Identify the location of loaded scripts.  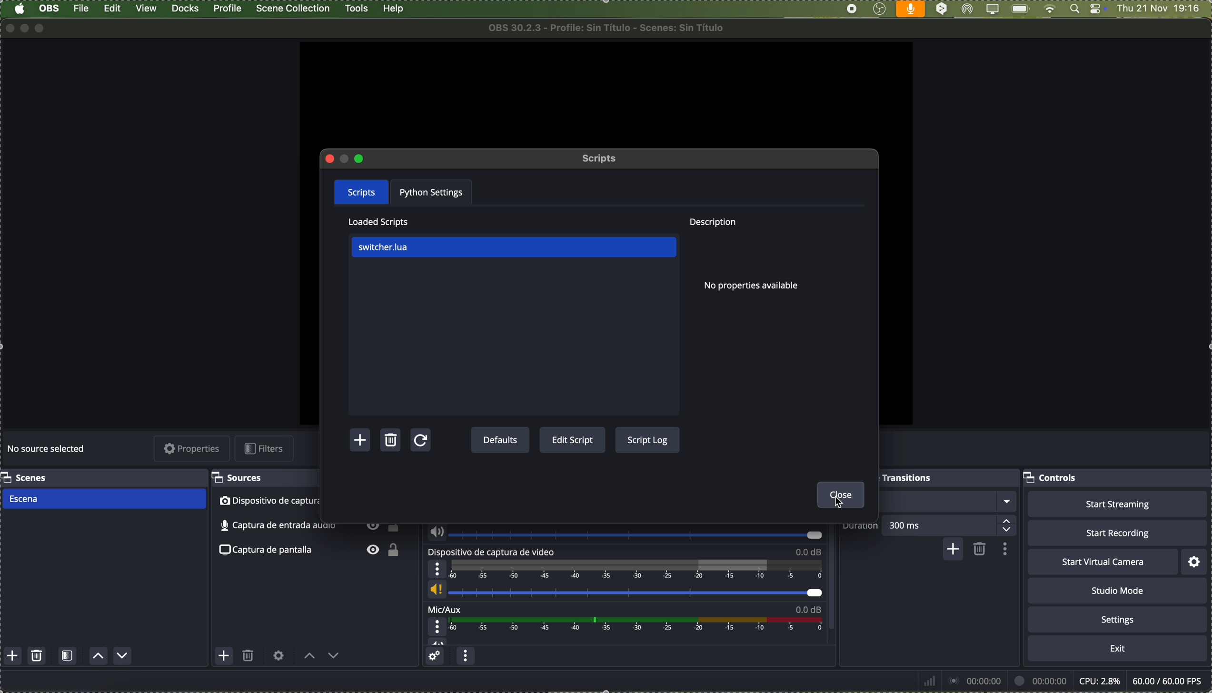
(378, 222).